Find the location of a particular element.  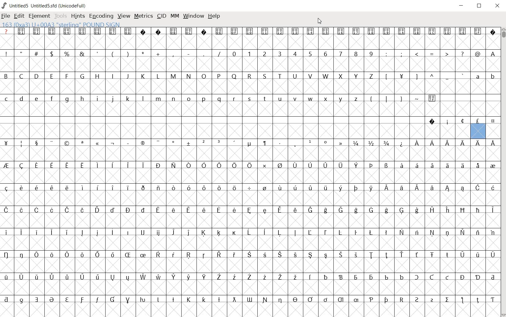

5 is located at coordinates (310, 54).